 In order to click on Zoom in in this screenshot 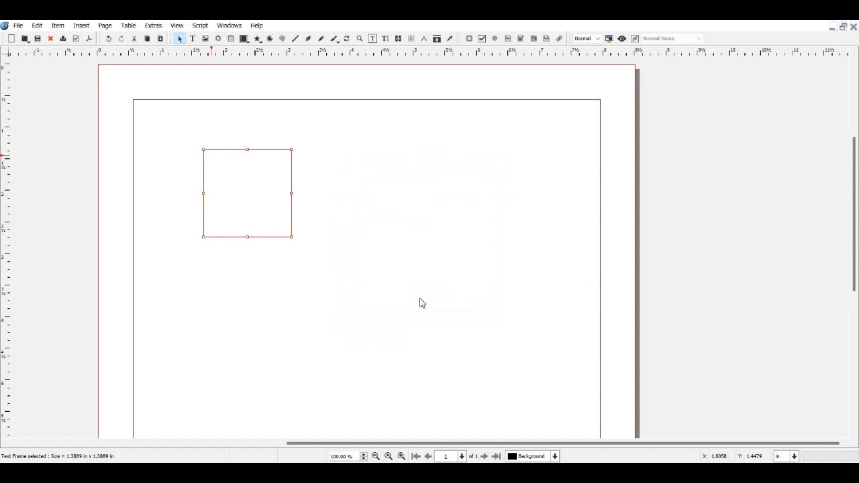, I will do `click(401, 455)`.